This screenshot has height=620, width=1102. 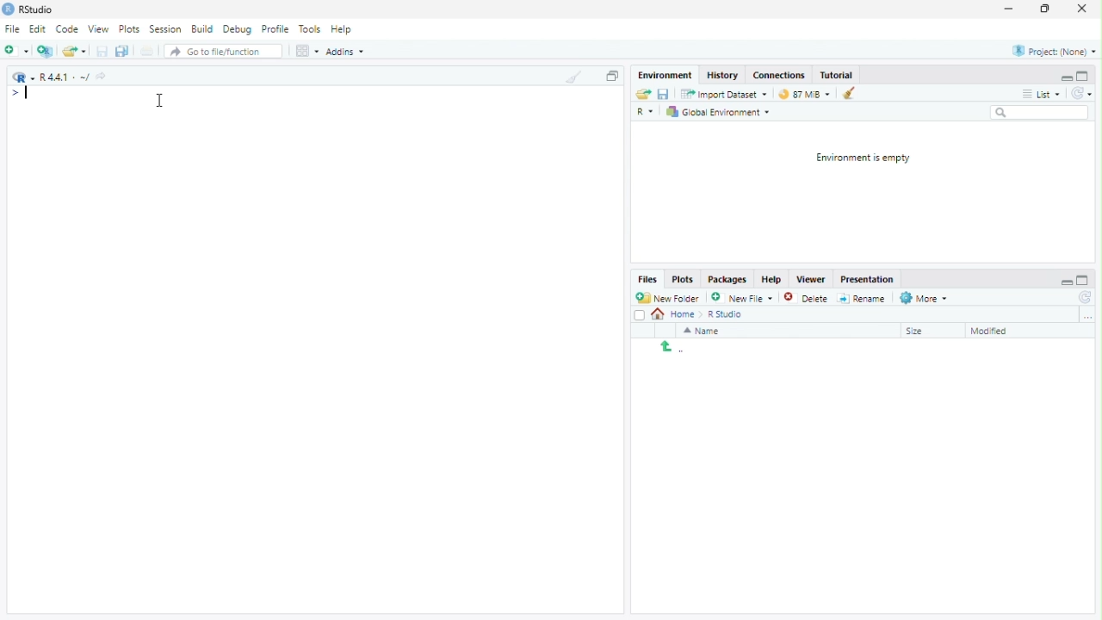 What do you see at coordinates (310, 29) in the screenshot?
I see `Tools` at bounding box center [310, 29].